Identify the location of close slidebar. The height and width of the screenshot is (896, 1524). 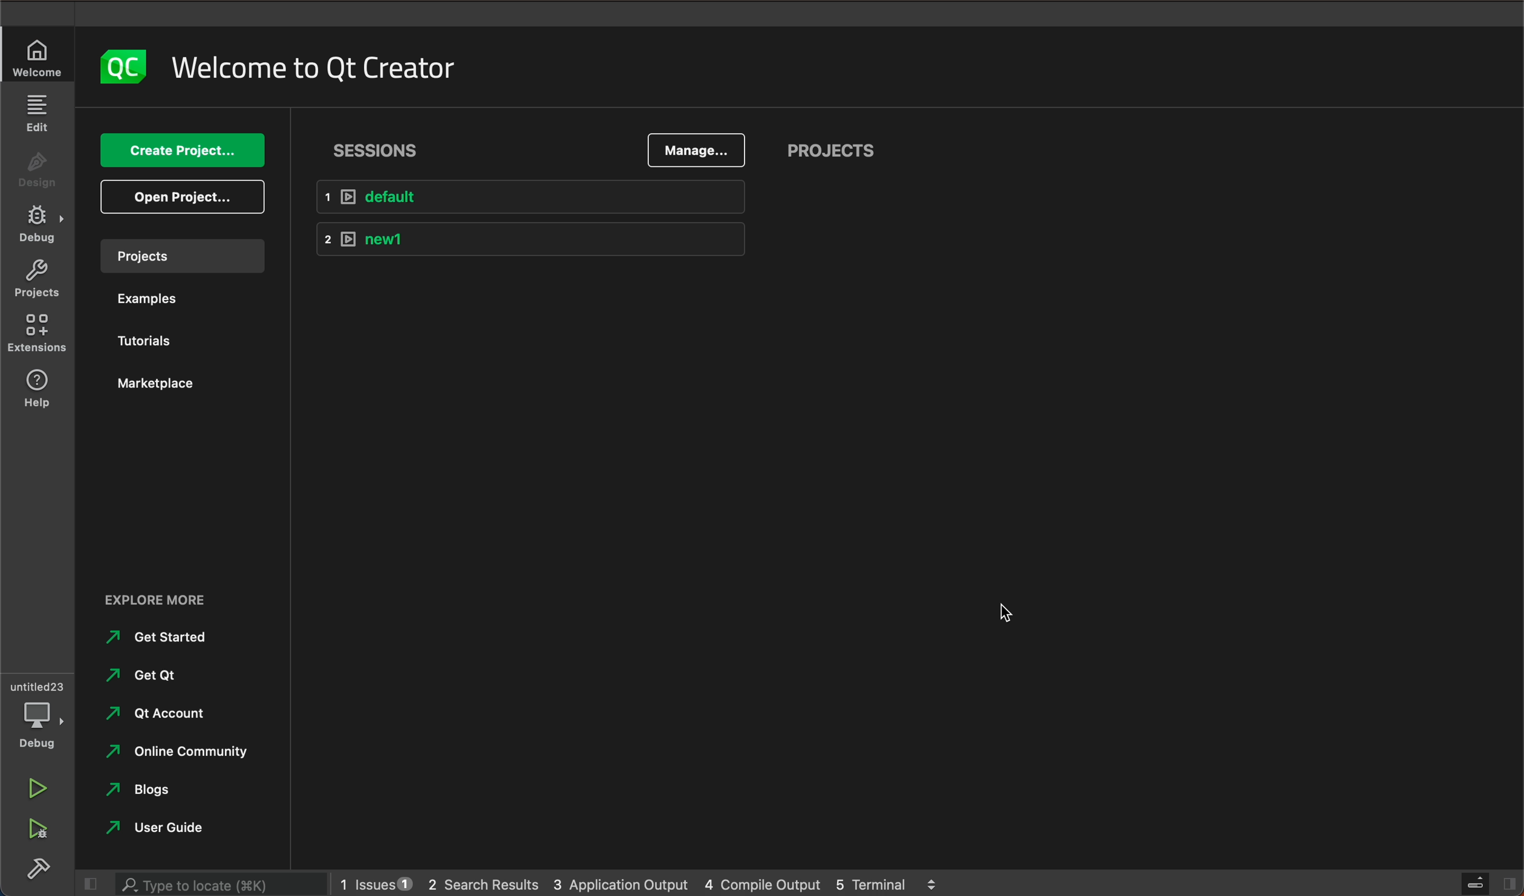
(1487, 882).